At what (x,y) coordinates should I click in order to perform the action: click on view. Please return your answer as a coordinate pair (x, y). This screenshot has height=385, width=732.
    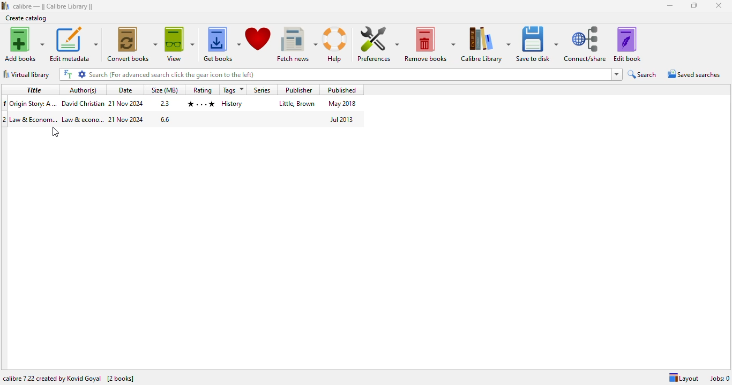
    Looking at the image, I should click on (179, 44).